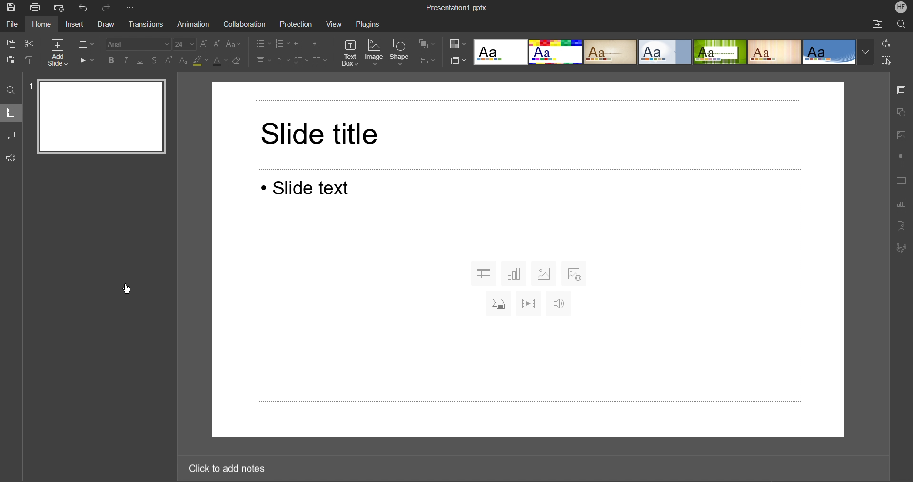 Image resolution: width=913 pixels, height=482 pixels. Describe the element at coordinates (135, 43) in the screenshot. I see `Font ` at that location.